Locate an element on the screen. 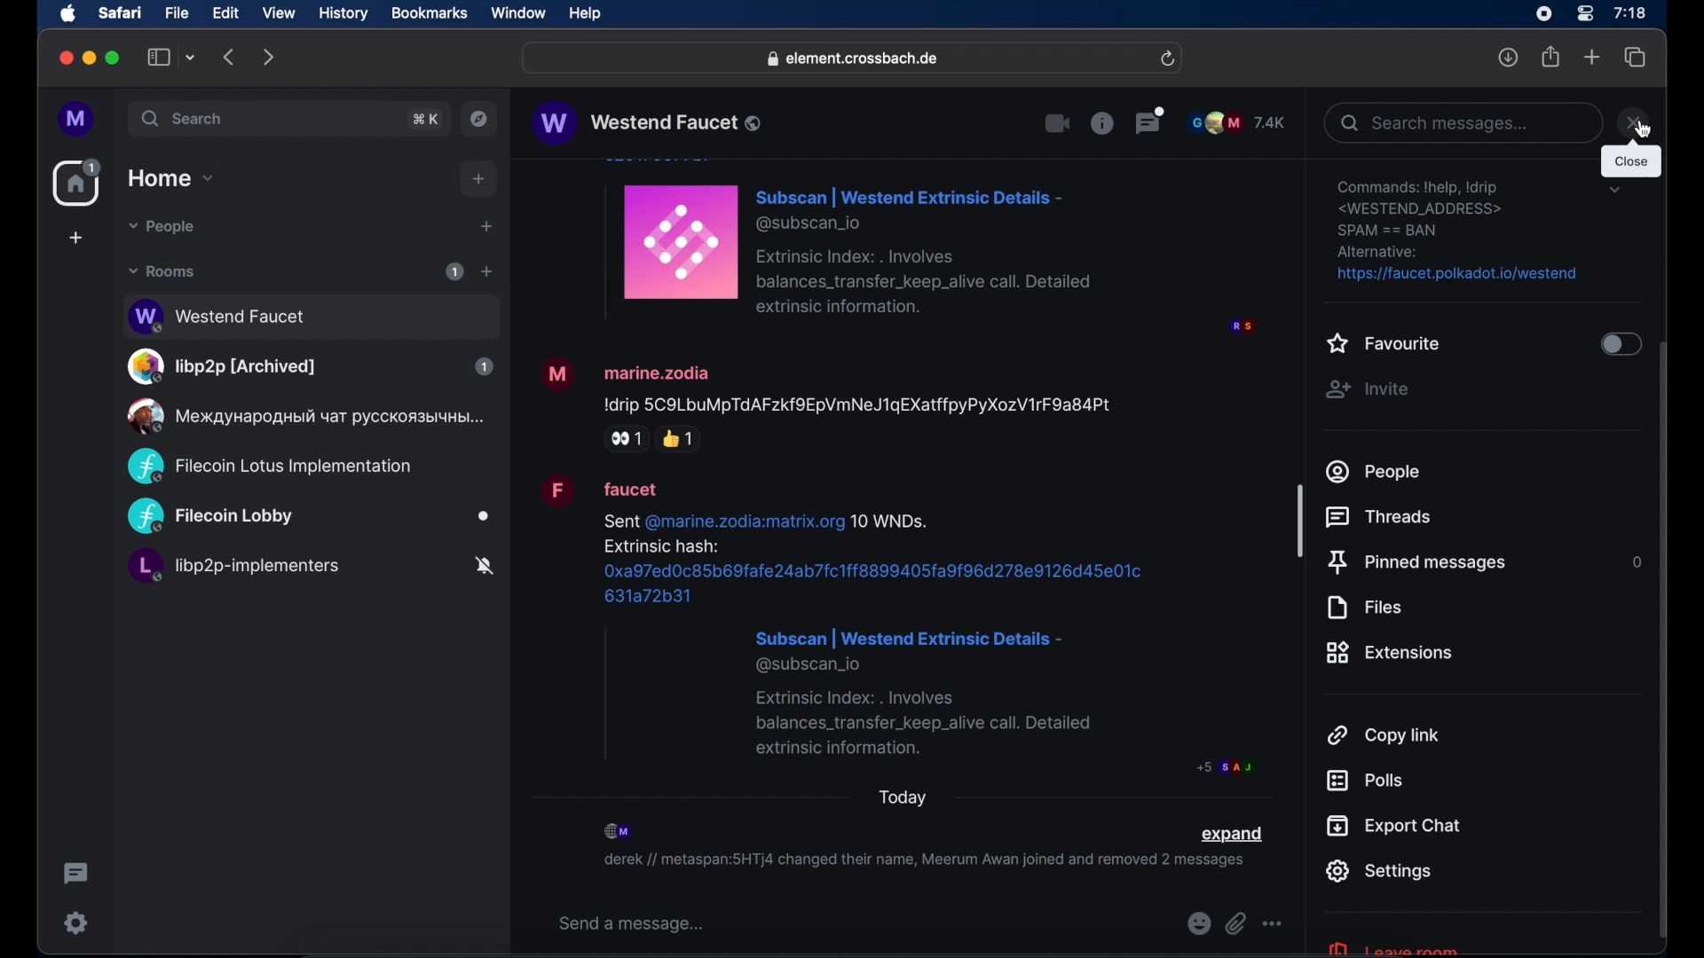 This screenshot has width=1704, height=958. thread activity is located at coordinates (77, 874).